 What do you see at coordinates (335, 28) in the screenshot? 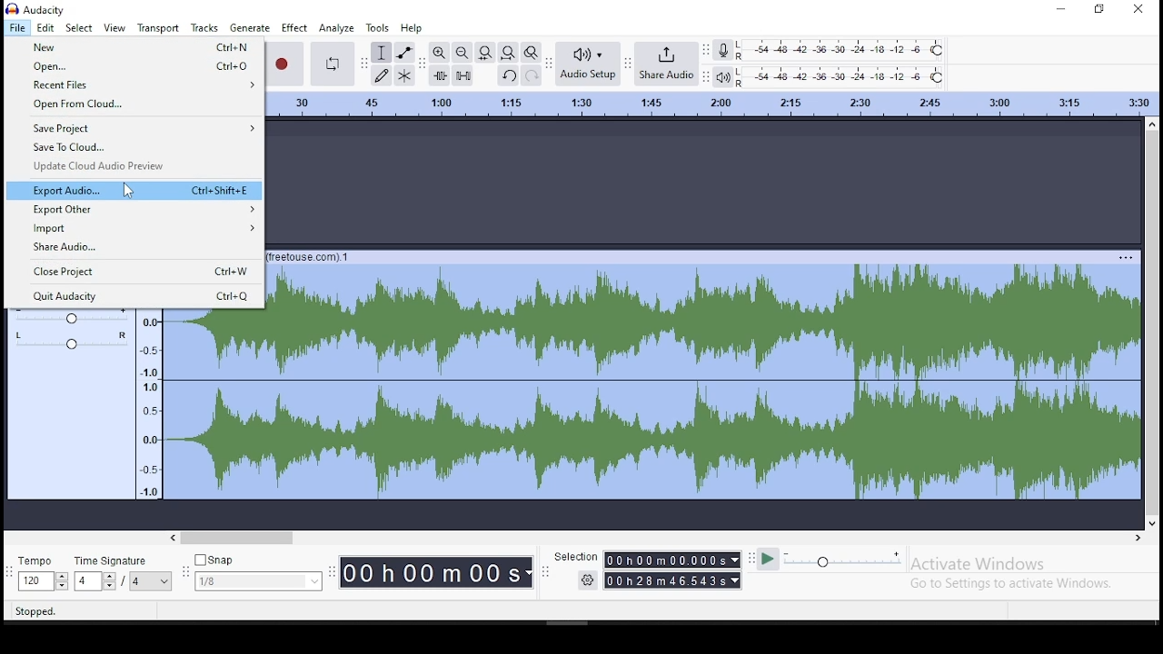
I see `analyze` at bounding box center [335, 28].